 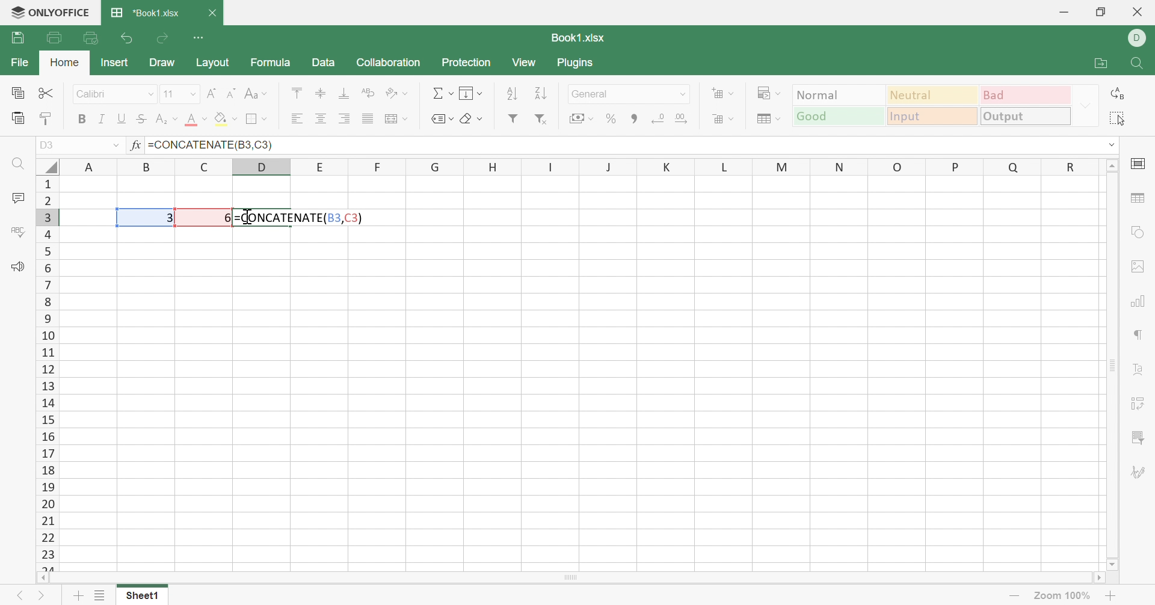 What do you see at coordinates (767, 117) in the screenshot?
I see `Format as table template` at bounding box center [767, 117].